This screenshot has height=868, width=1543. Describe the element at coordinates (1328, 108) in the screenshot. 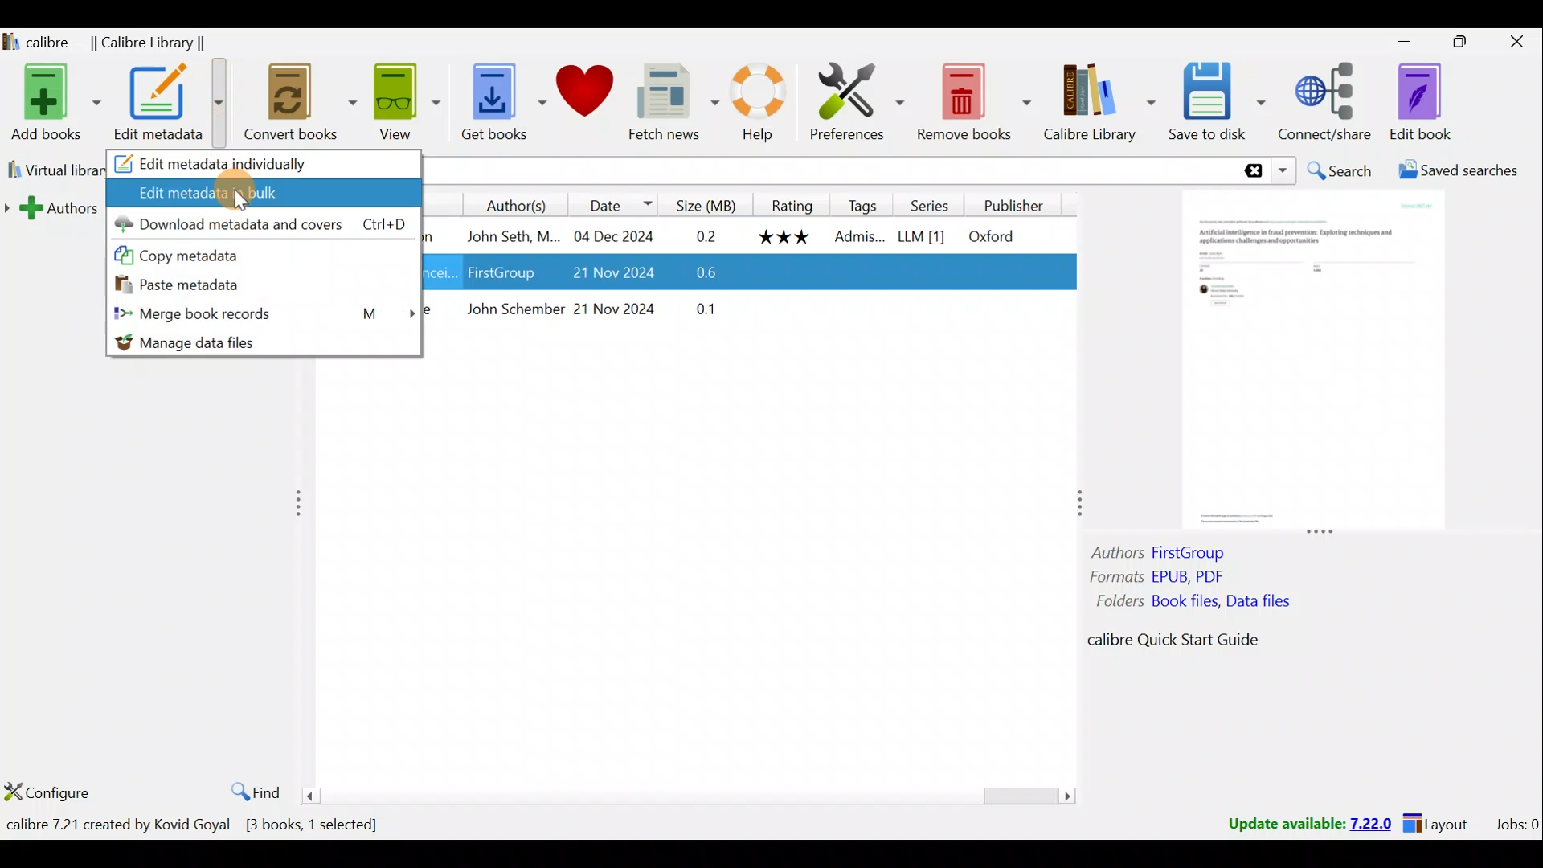

I see `Connect/Share` at that location.